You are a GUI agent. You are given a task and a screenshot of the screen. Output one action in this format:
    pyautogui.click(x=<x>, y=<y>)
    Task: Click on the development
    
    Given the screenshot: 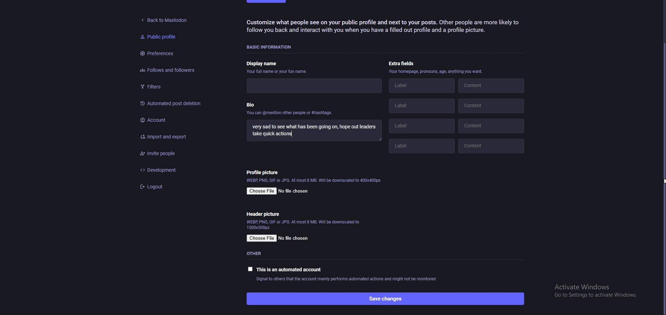 What is the action you would take?
    pyautogui.click(x=175, y=170)
    